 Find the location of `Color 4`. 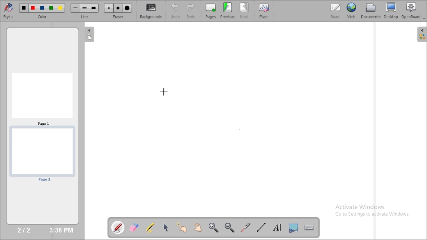

Color 4 is located at coordinates (51, 8).